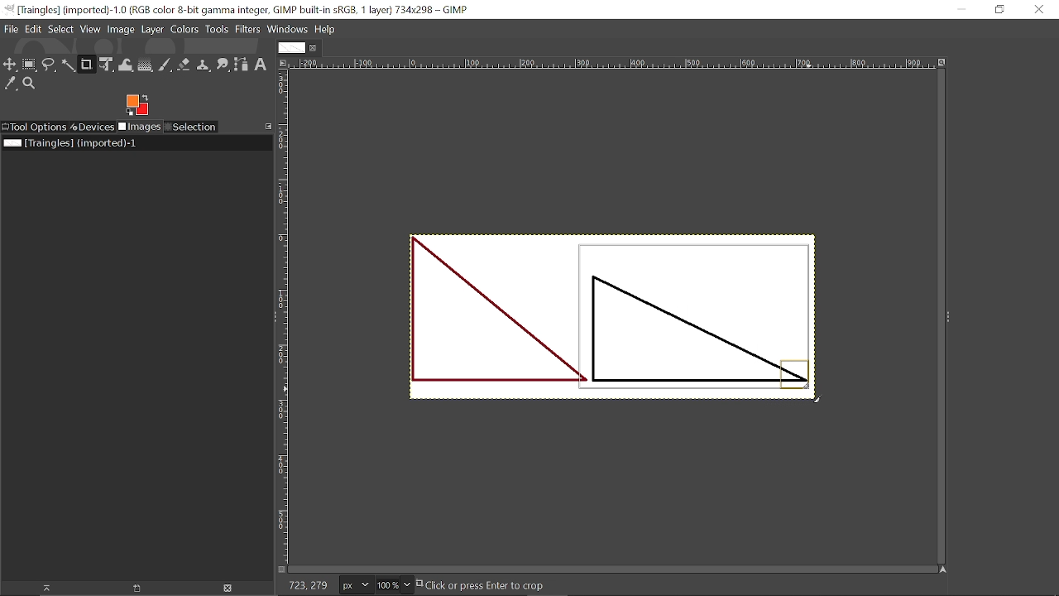 This screenshot has width=1059, height=596. I want to click on Smudge tool, so click(222, 65).